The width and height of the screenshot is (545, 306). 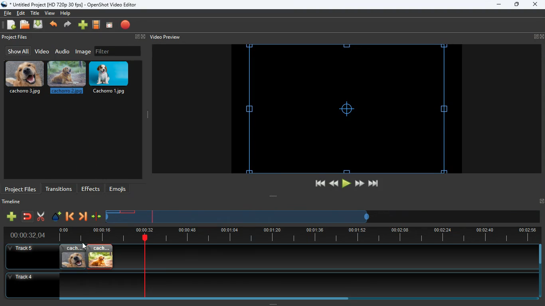 I want to click on track, so click(x=316, y=257).